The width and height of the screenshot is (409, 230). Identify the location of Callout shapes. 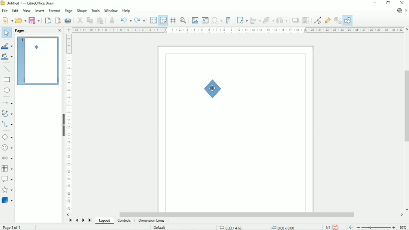
(7, 179).